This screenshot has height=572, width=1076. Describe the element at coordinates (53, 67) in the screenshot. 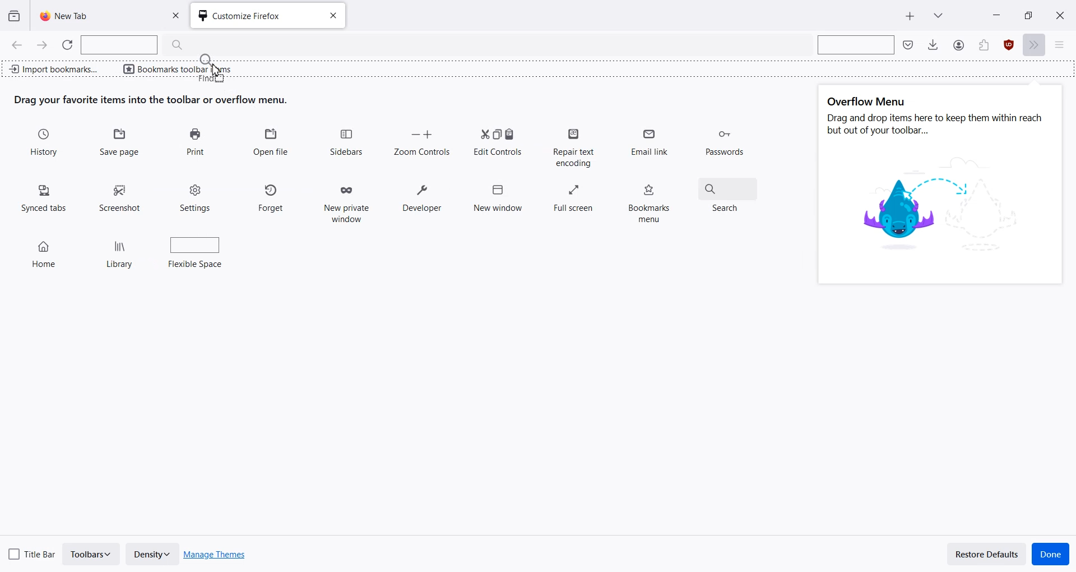

I see `Import bookmark` at that location.